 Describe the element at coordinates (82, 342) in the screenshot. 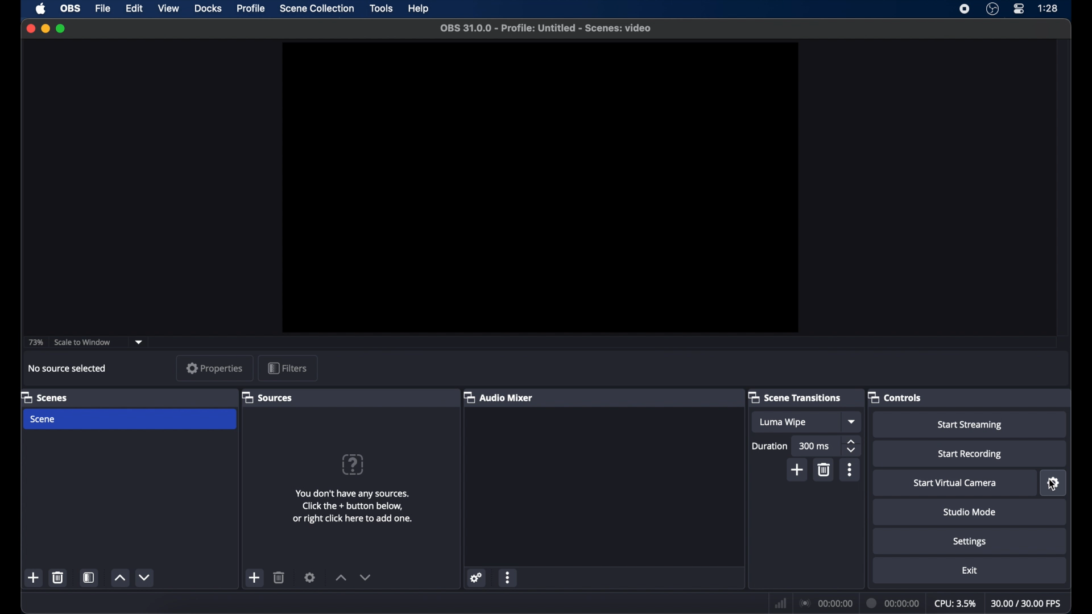

I see `scale to window` at that location.